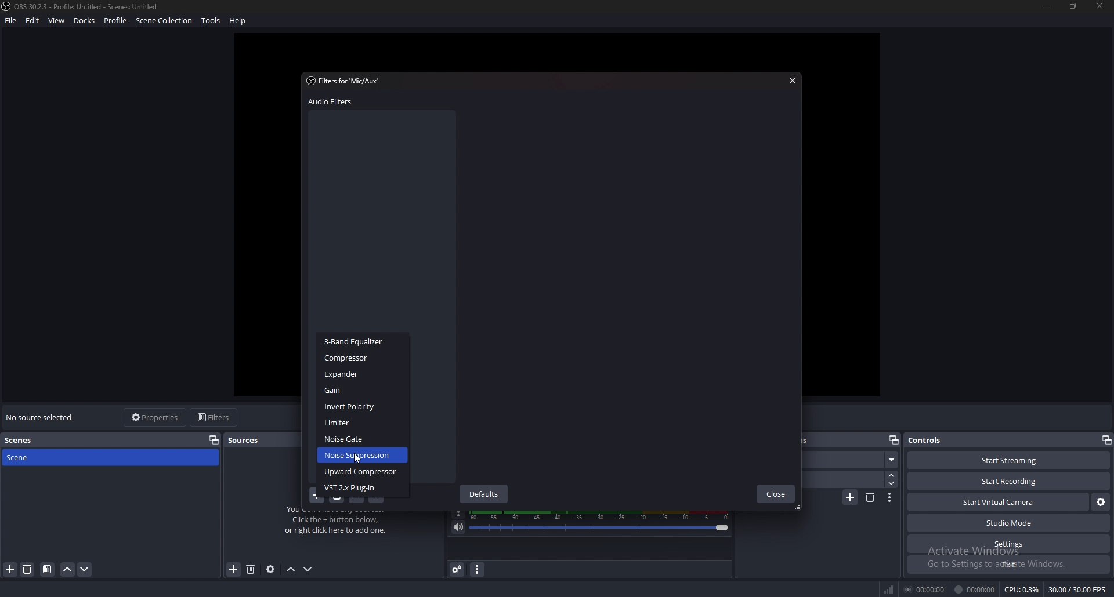 Image resolution: width=1114 pixels, height=597 pixels. Describe the element at coordinates (776, 494) in the screenshot. I see `close` at that location.